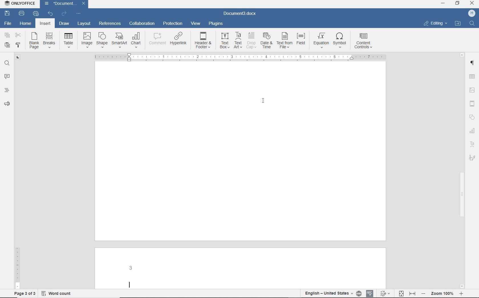  I want to click on COLLABORATION, so click(142, 24).